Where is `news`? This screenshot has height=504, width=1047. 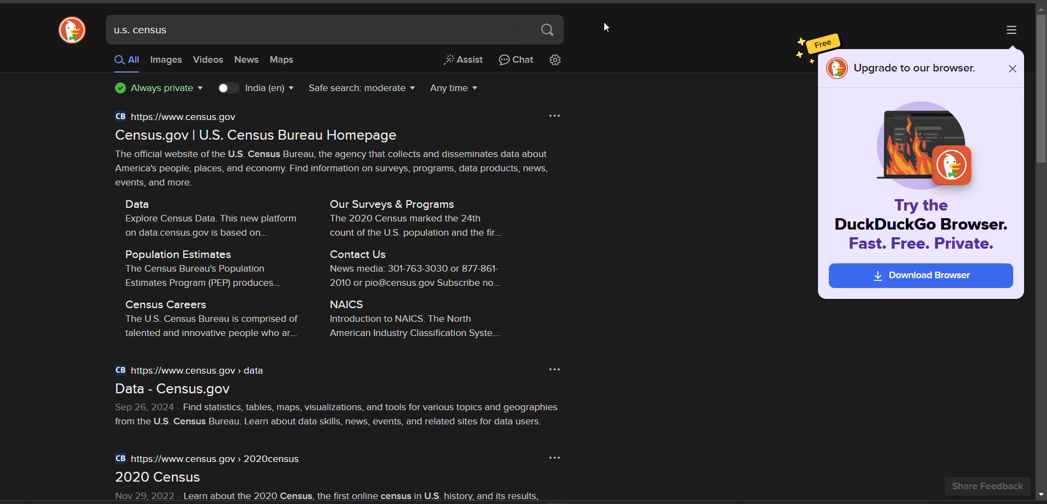 news is located at coordinates (248, 61).